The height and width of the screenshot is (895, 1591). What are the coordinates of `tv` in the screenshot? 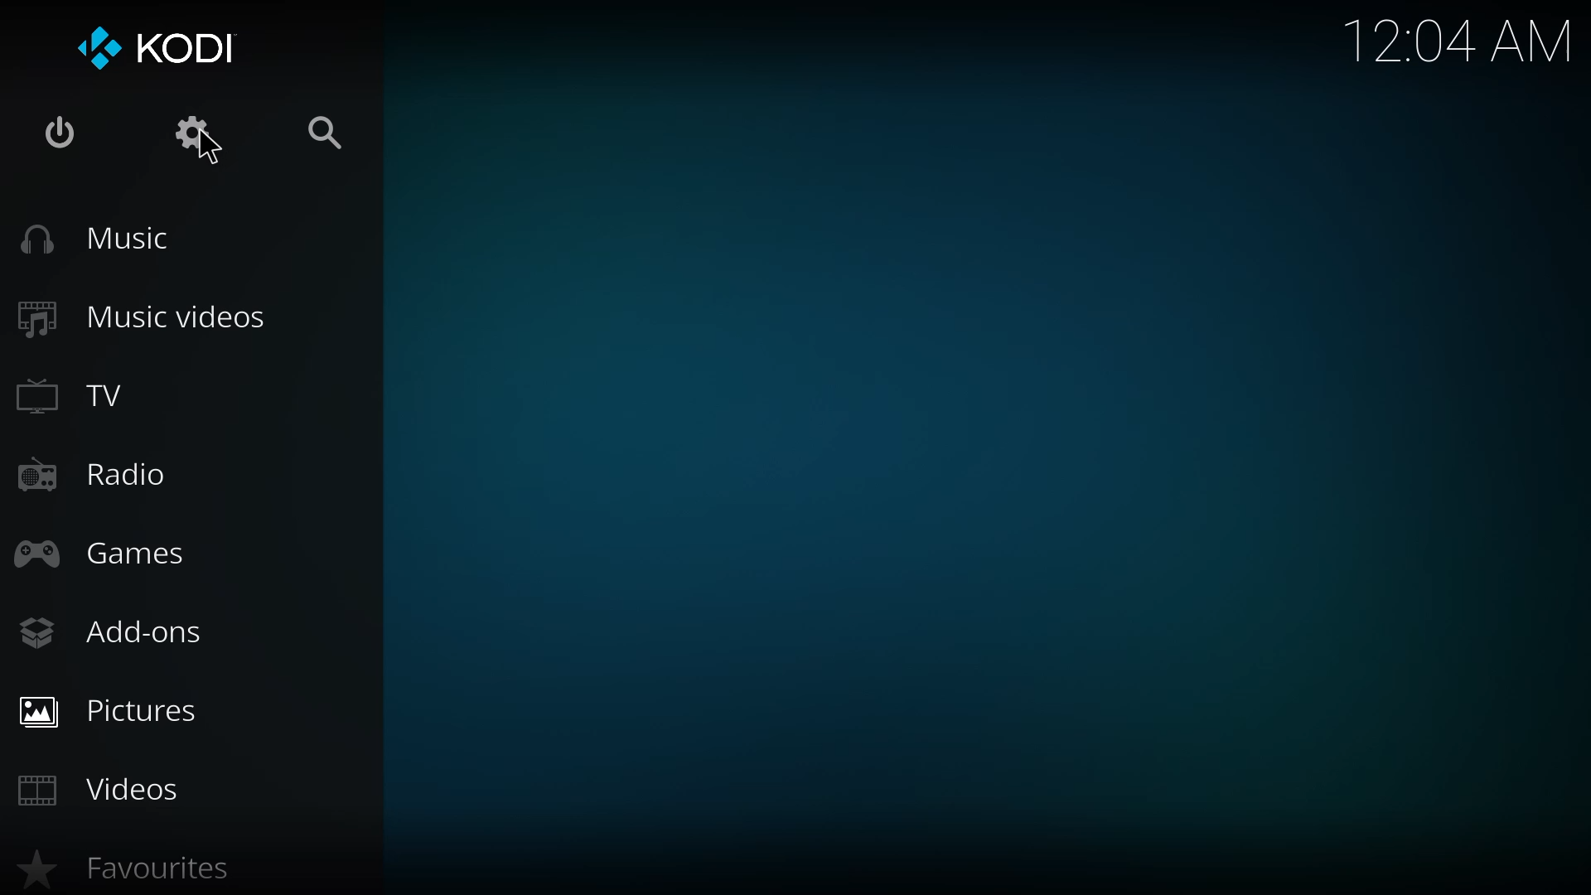 It's located at (75, 398).